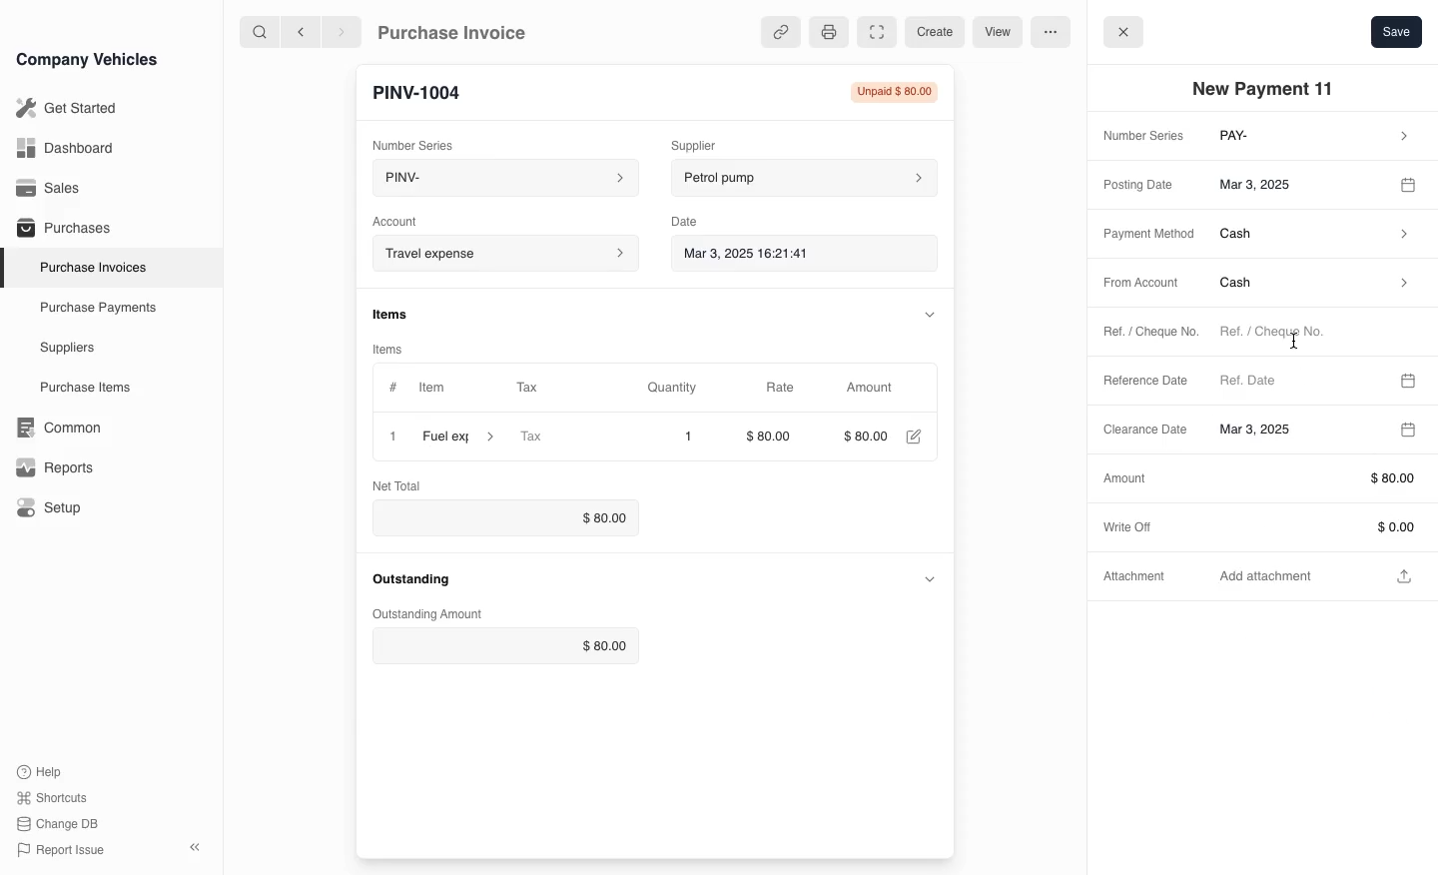 The width and height of the screenshot is (1438, 875). What do you see at coordinates (1295, 341) in the screenshot?
I see `cursor` at bounding box center [1295, 341].